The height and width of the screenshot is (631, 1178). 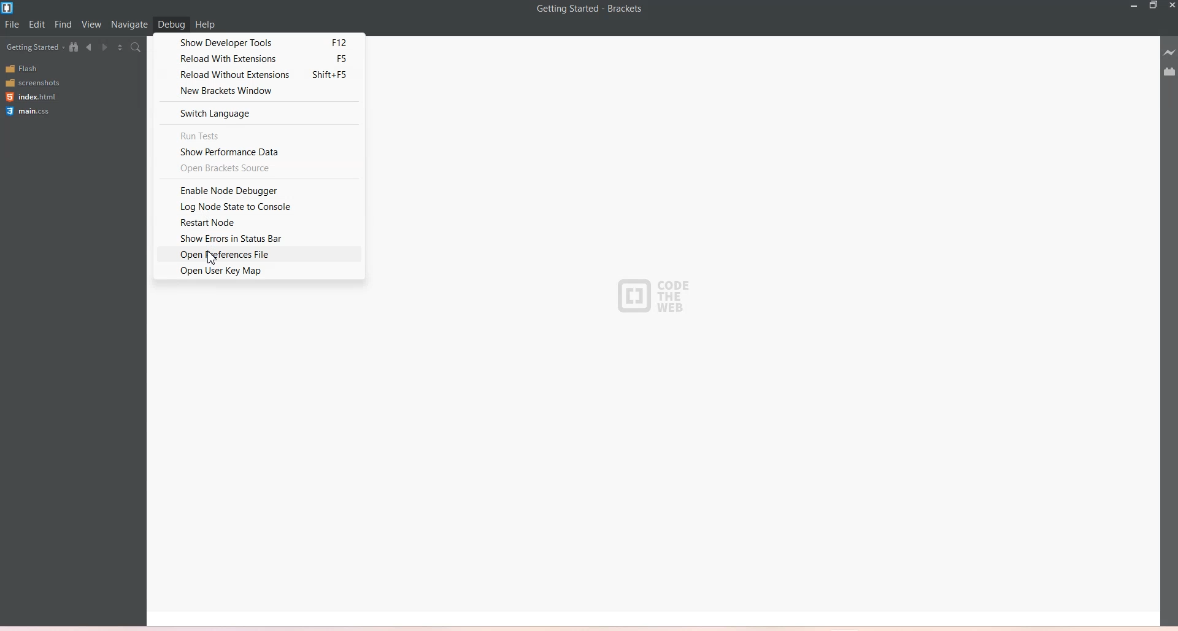 What do you see at coordinates (258, 271) in the screenshot?
I see `Open user keymap` at bounding box center [258, 271].